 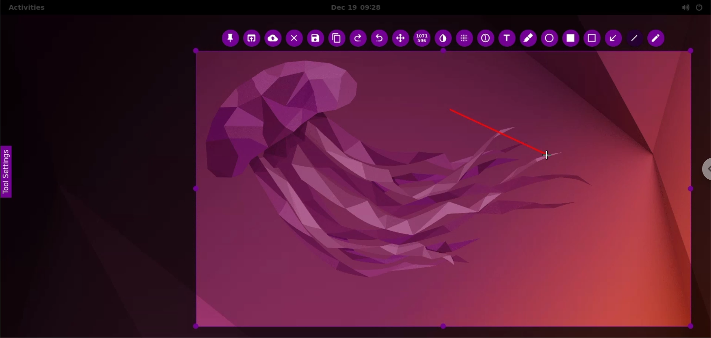 I want to click on tool settings, so click(x=9, y=174).